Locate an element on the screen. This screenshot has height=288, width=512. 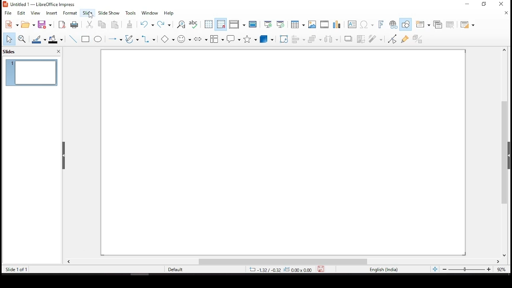
curves and polygons is located at coordinates (130, 38).